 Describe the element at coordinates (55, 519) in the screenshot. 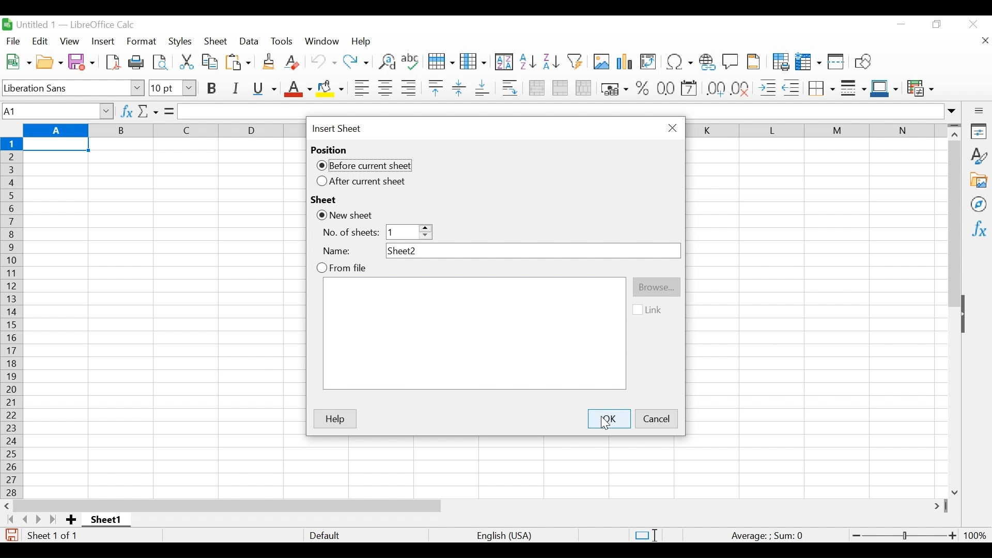

I see `Scroll to the last page` at that location.